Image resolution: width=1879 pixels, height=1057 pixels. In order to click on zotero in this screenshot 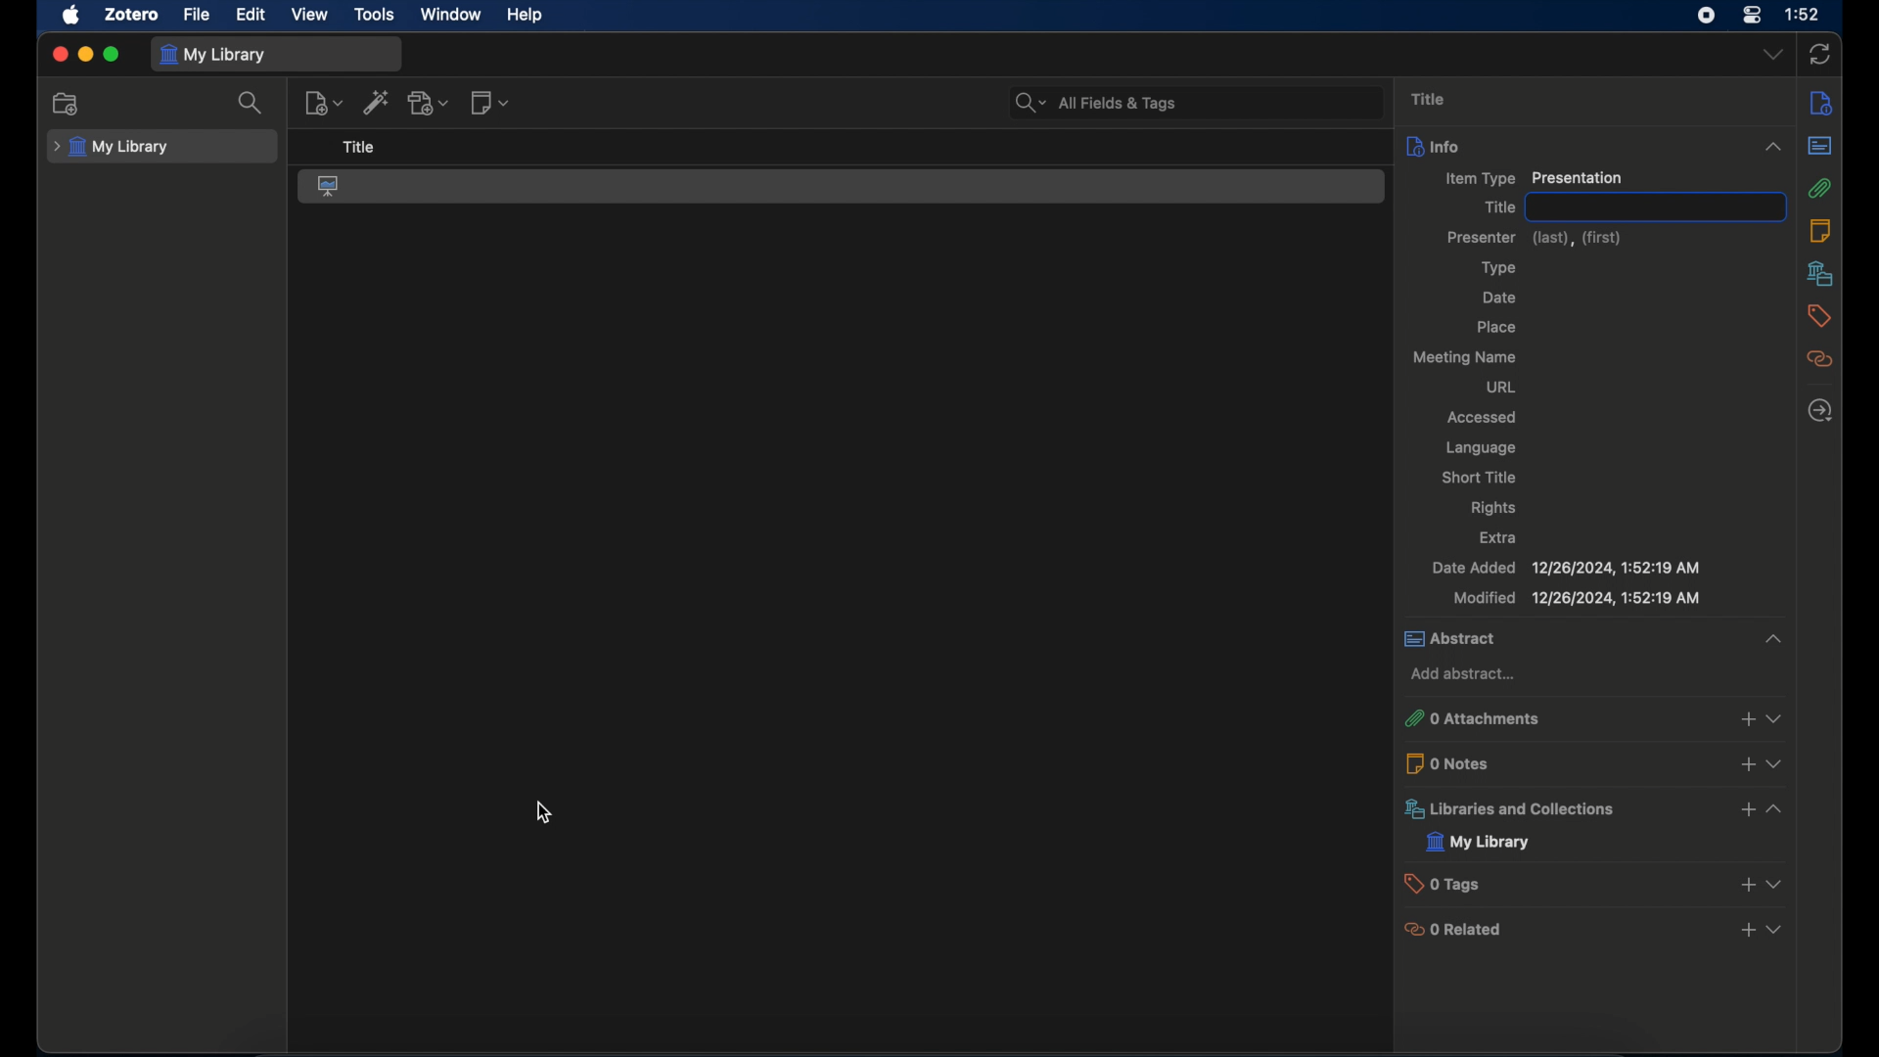, I will do `click(133, 15)`.